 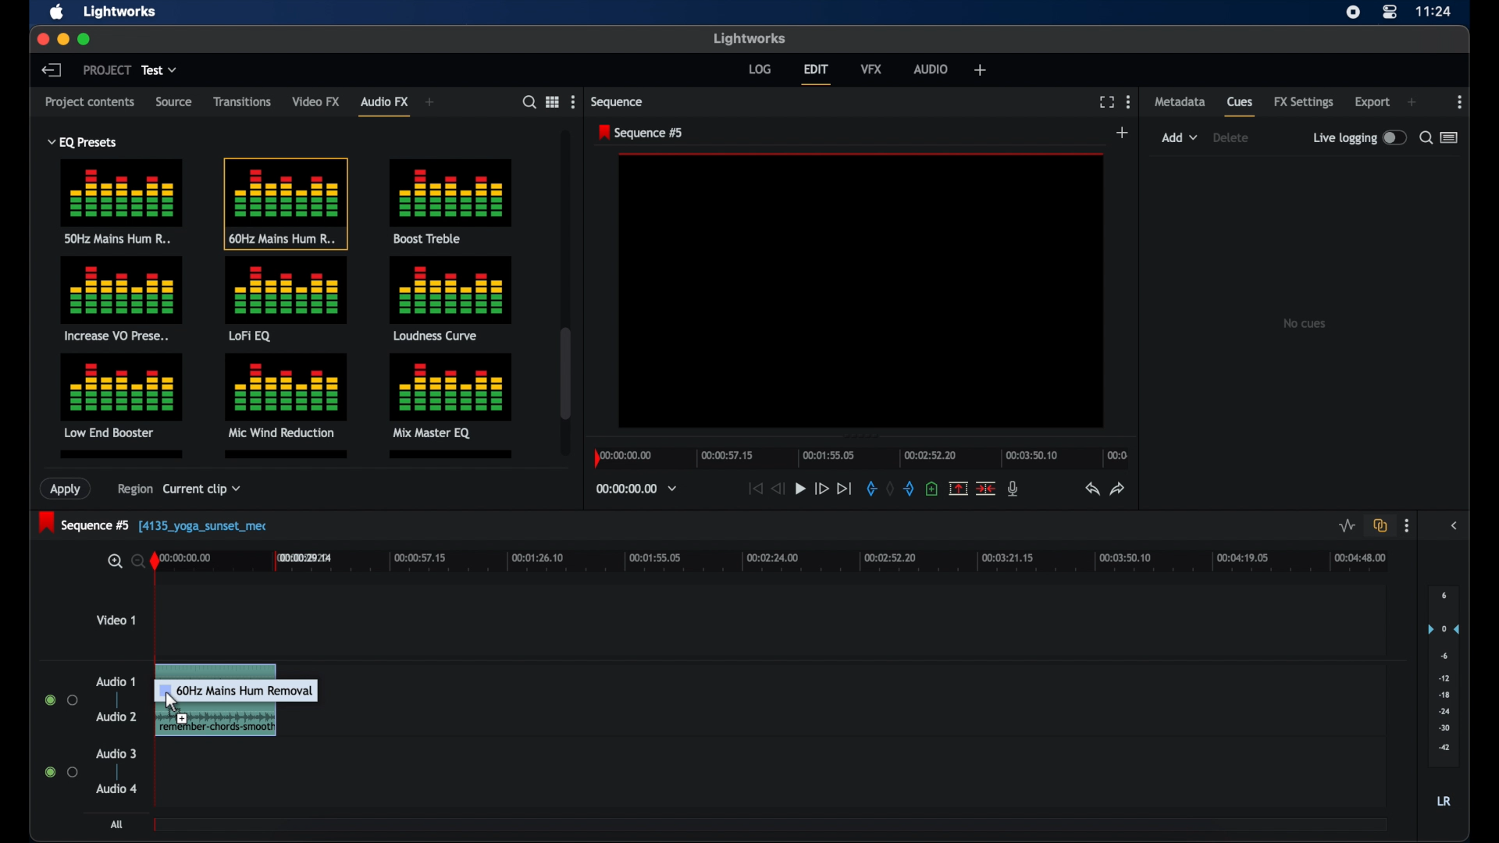 What do you see at coordinates (1180, 137) in the screenshot?
I see `add` at bounding box center [1180, 137].